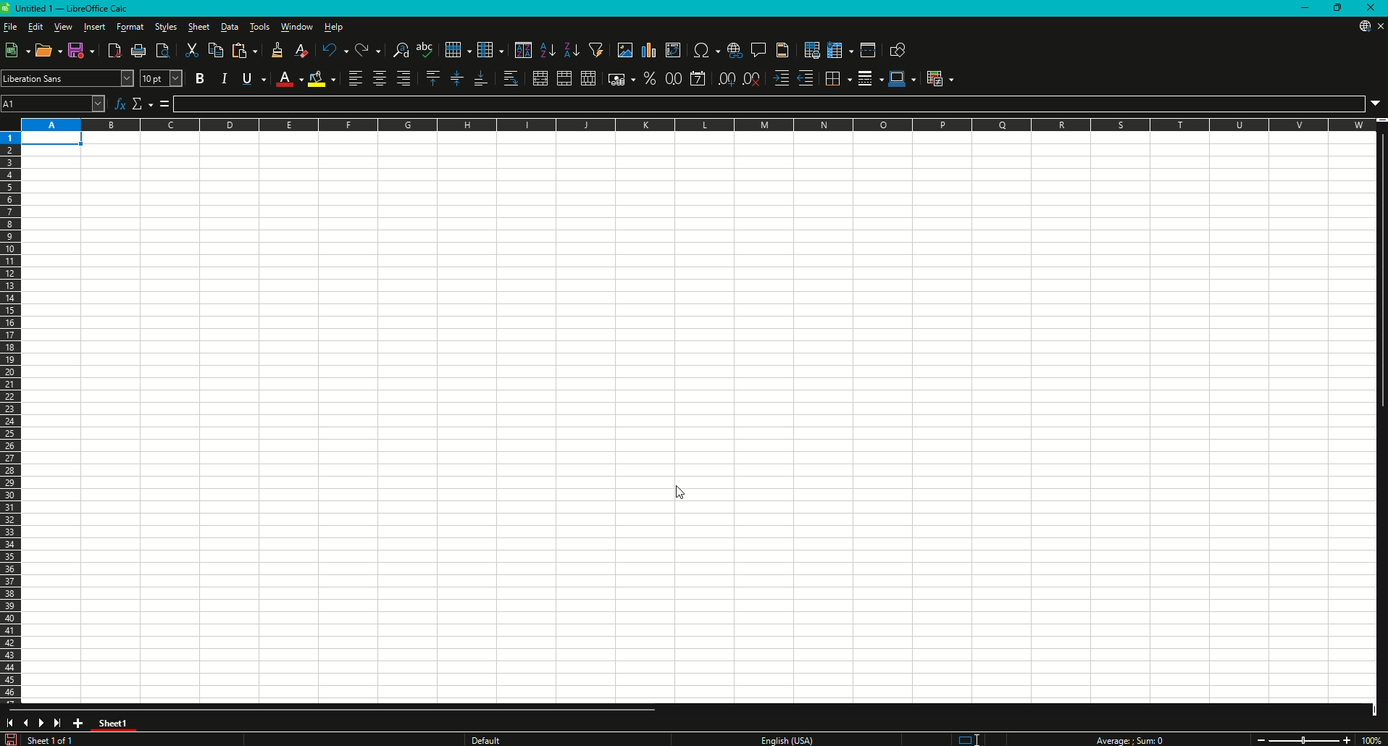  Describe the element at coordinates (706, 50) in the screenshot. I see `Insert Special Characters` at that location.